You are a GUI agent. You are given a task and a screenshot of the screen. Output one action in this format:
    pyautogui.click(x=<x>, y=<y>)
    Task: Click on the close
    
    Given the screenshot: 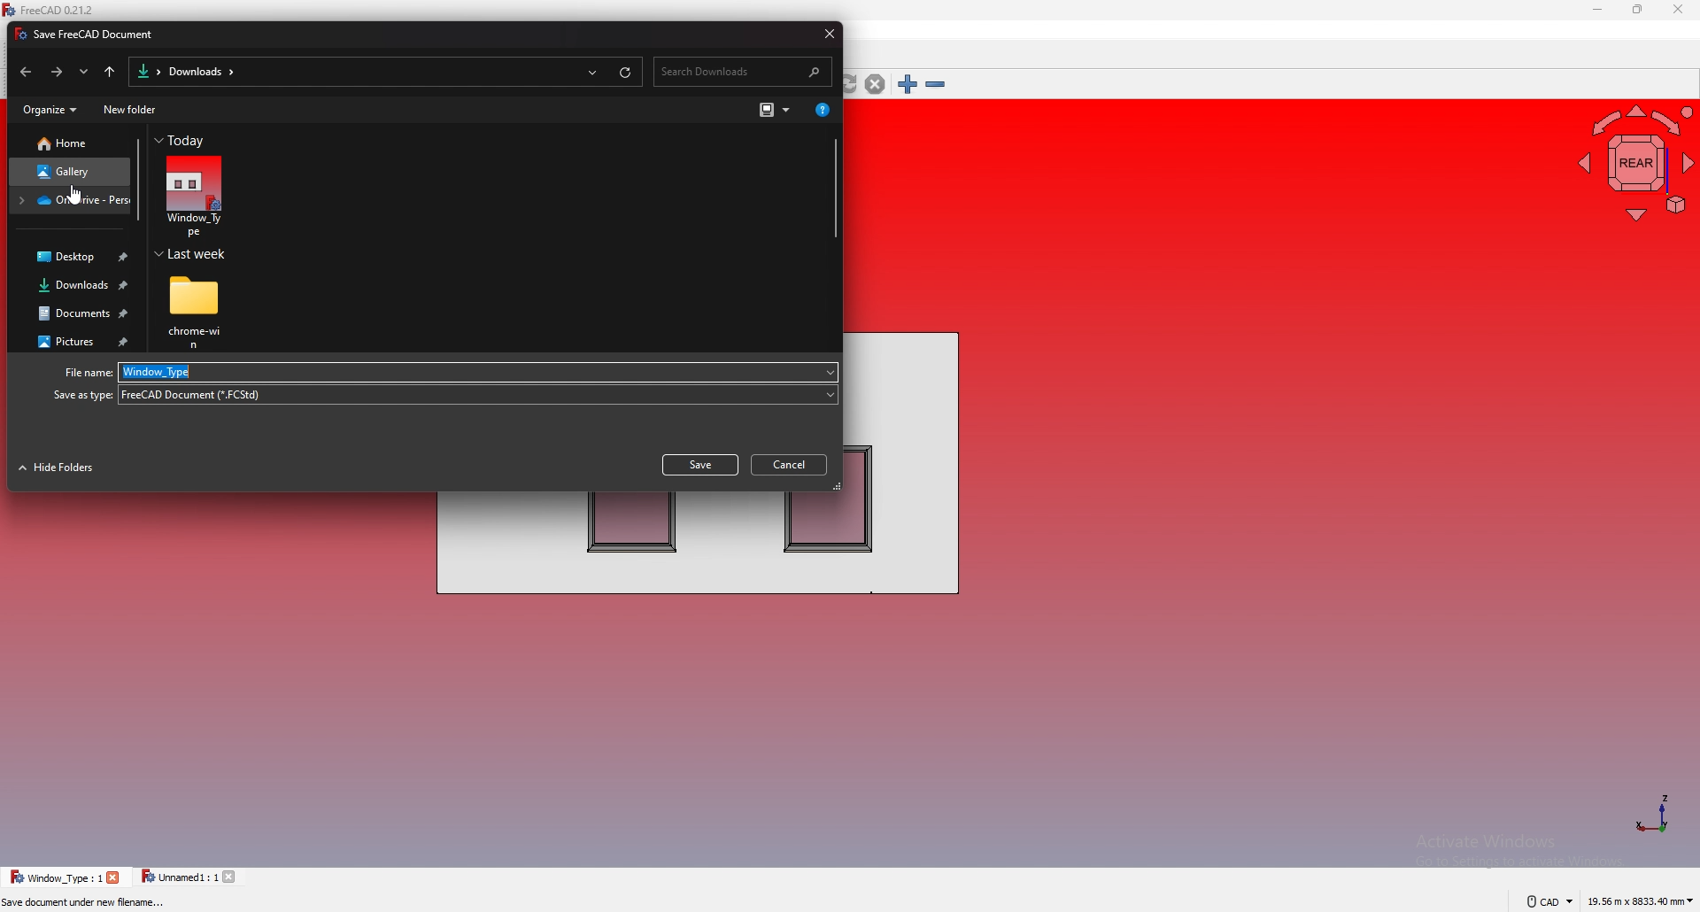 What is the action you would take?
    pyautogui.click(x=114, y=877)
    